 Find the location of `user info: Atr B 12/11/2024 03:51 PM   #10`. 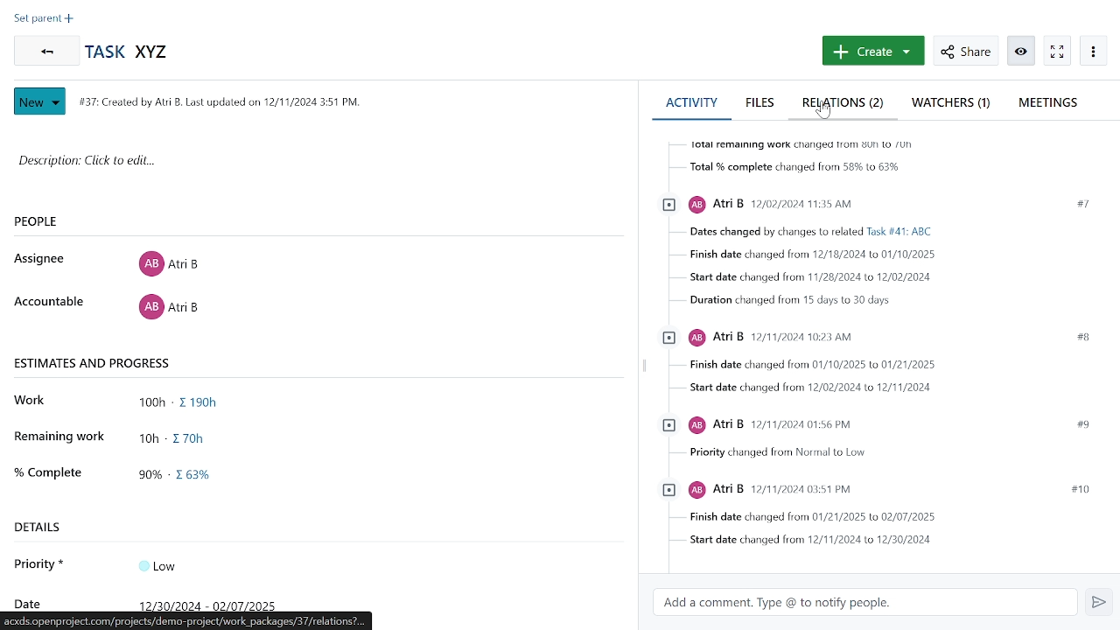

user info: Atr B 12/11/2024 03:51 PM   #10 is located at coordinates (872, 491).